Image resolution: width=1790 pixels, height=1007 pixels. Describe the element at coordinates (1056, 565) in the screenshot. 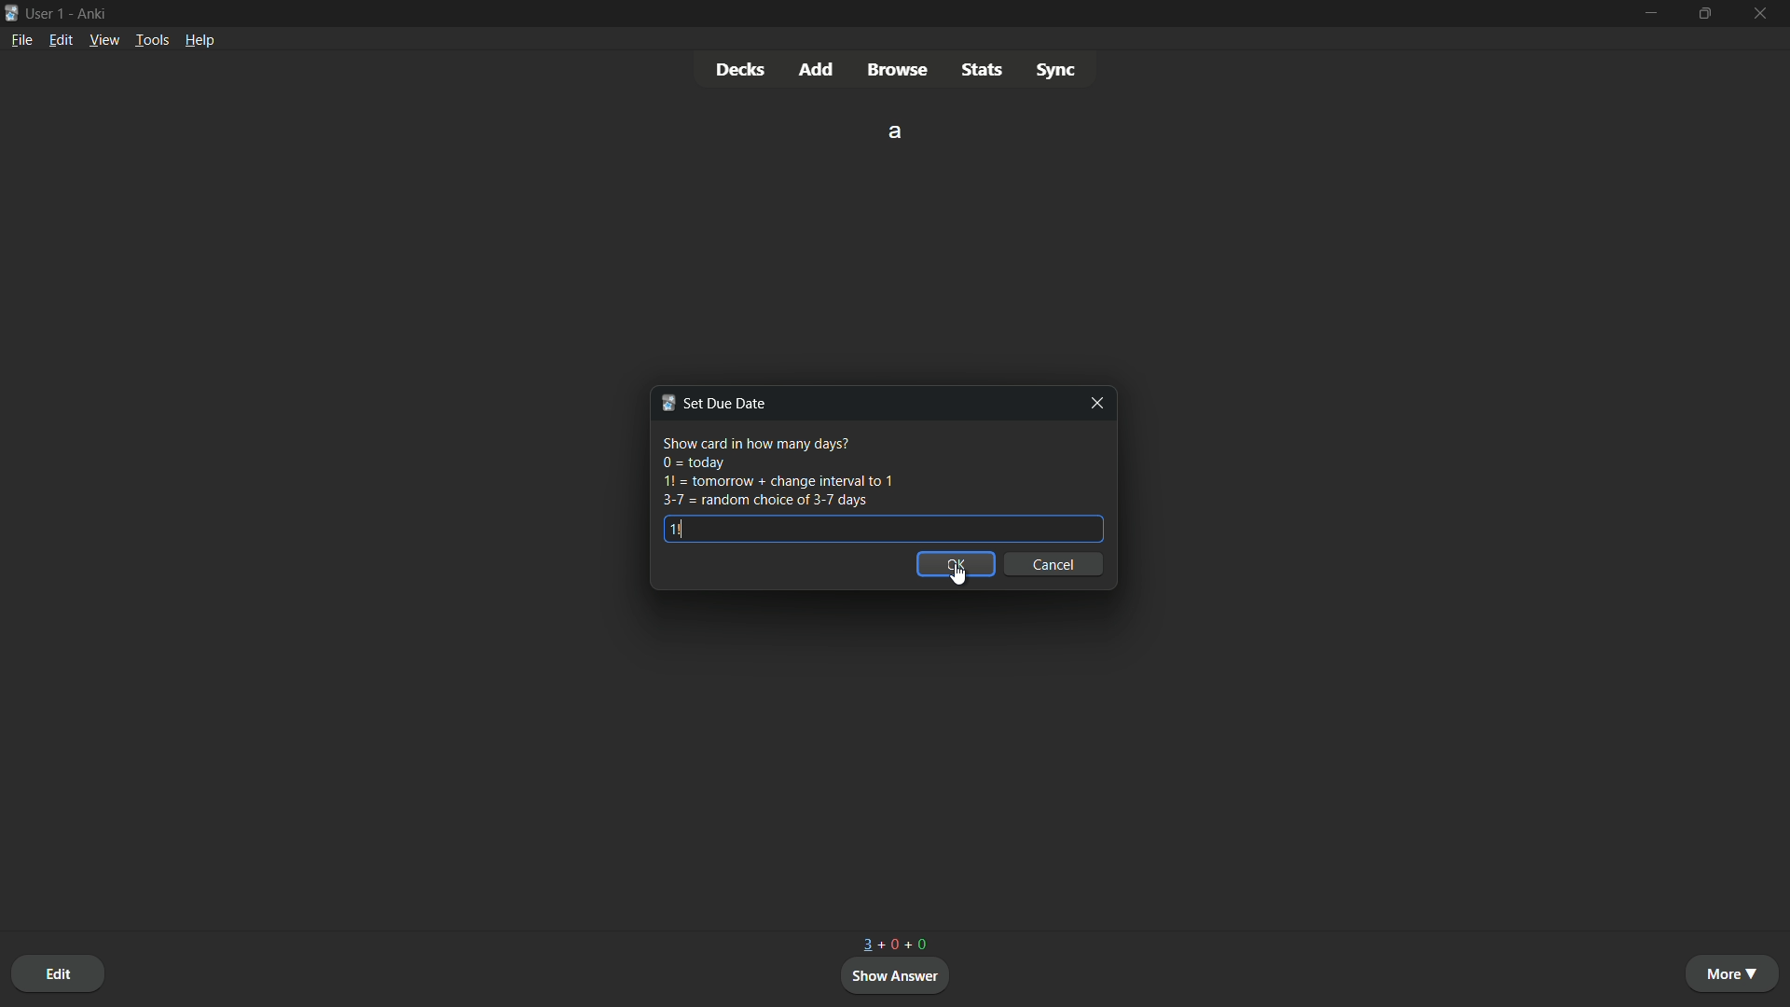

I see `cancel` at that location.